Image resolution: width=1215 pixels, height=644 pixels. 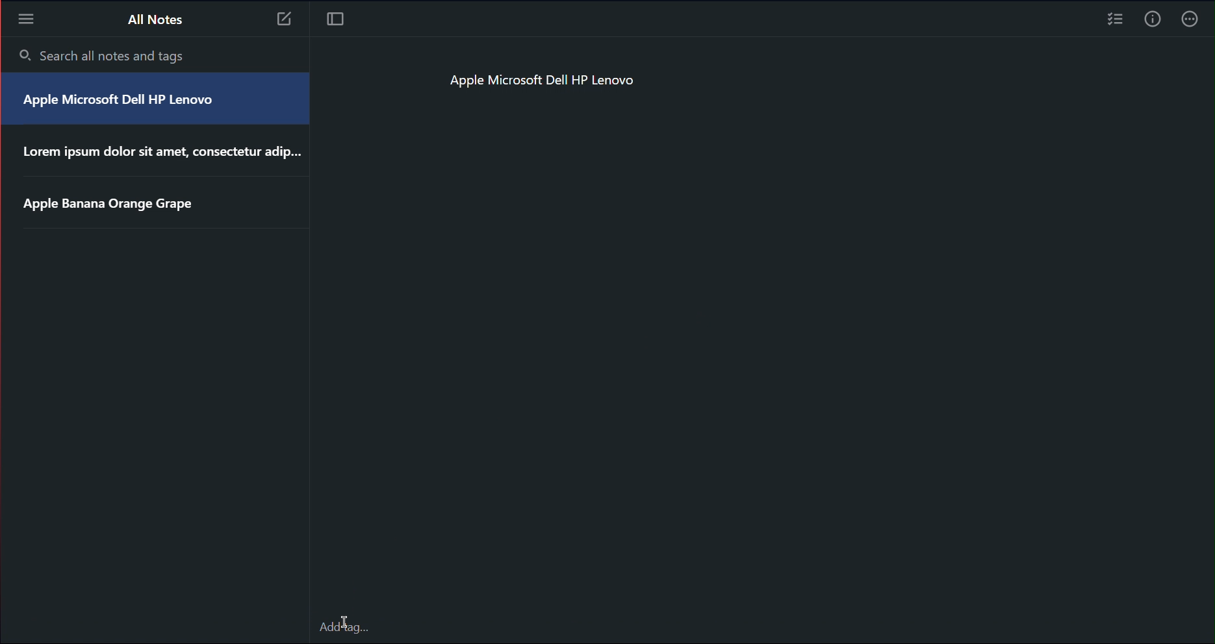 I want to click on Apple Microsoft Dell HP Lenovo, so click(x=548, y=78).